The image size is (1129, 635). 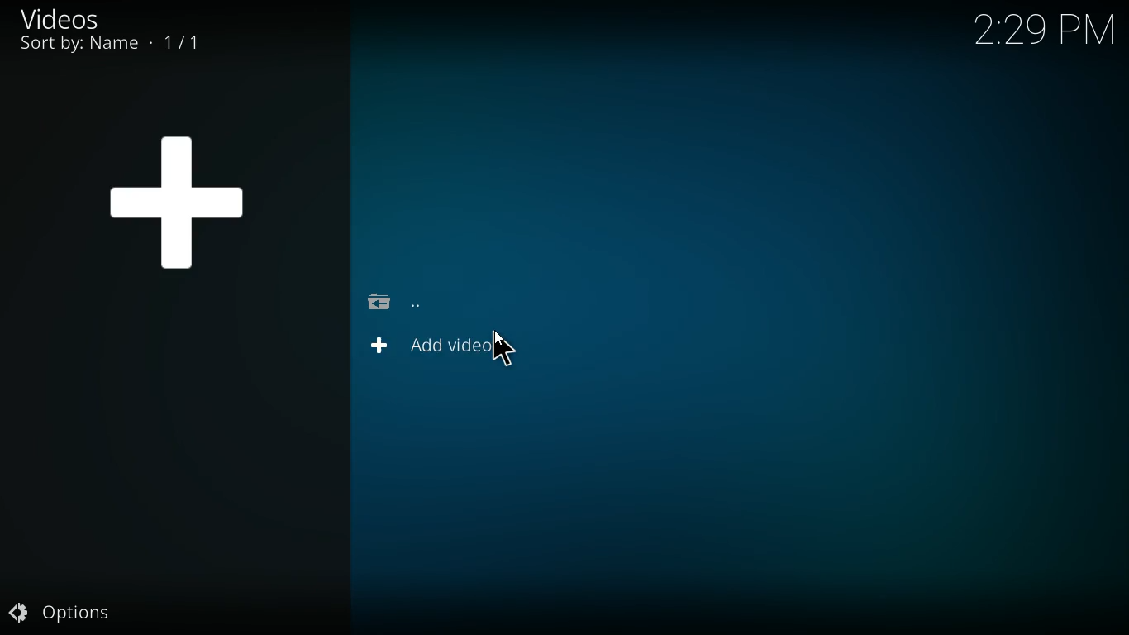 What do you see at coordinates (179, 196) in the screenshot?
I see ` +` at bounding box center [179, 196].